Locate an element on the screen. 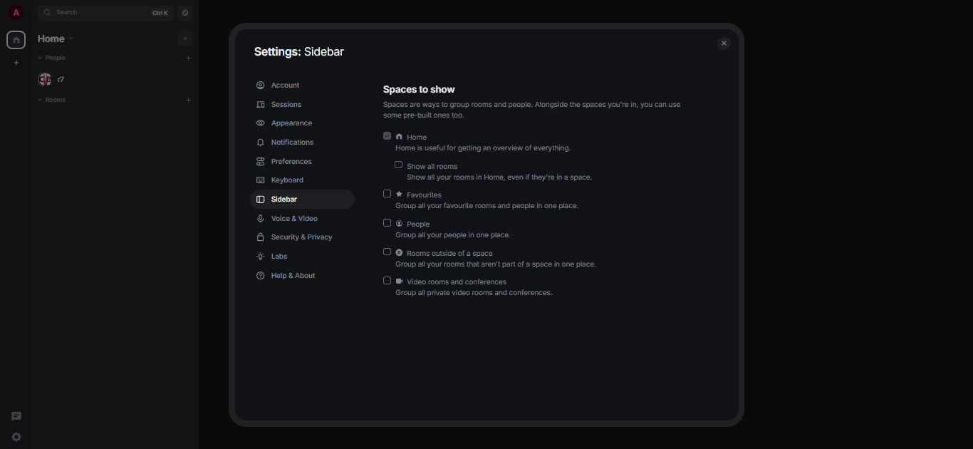  disabled is located at coordinates (397, 165).